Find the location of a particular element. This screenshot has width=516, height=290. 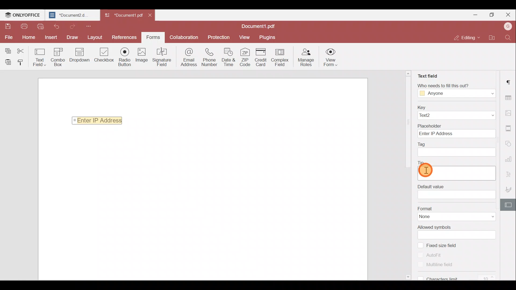

Home is located at coordinates (30, 37).